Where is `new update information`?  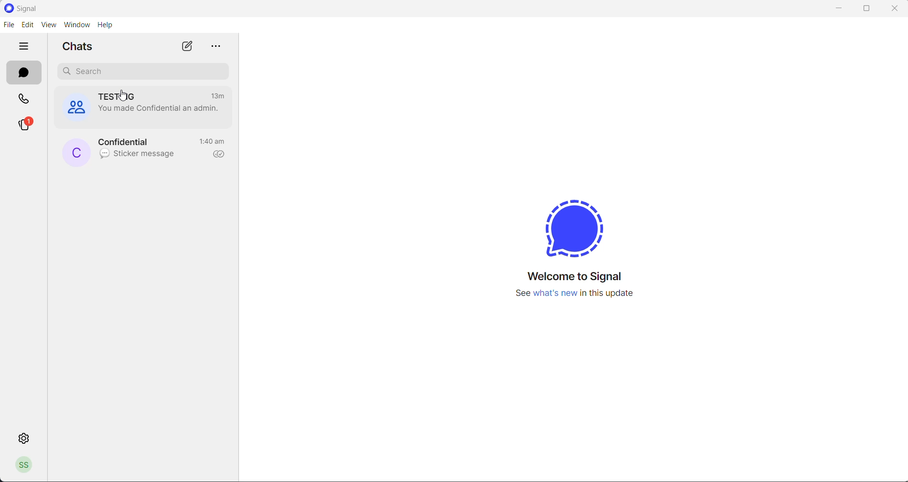 new update information is located at coordinates (578, 293).